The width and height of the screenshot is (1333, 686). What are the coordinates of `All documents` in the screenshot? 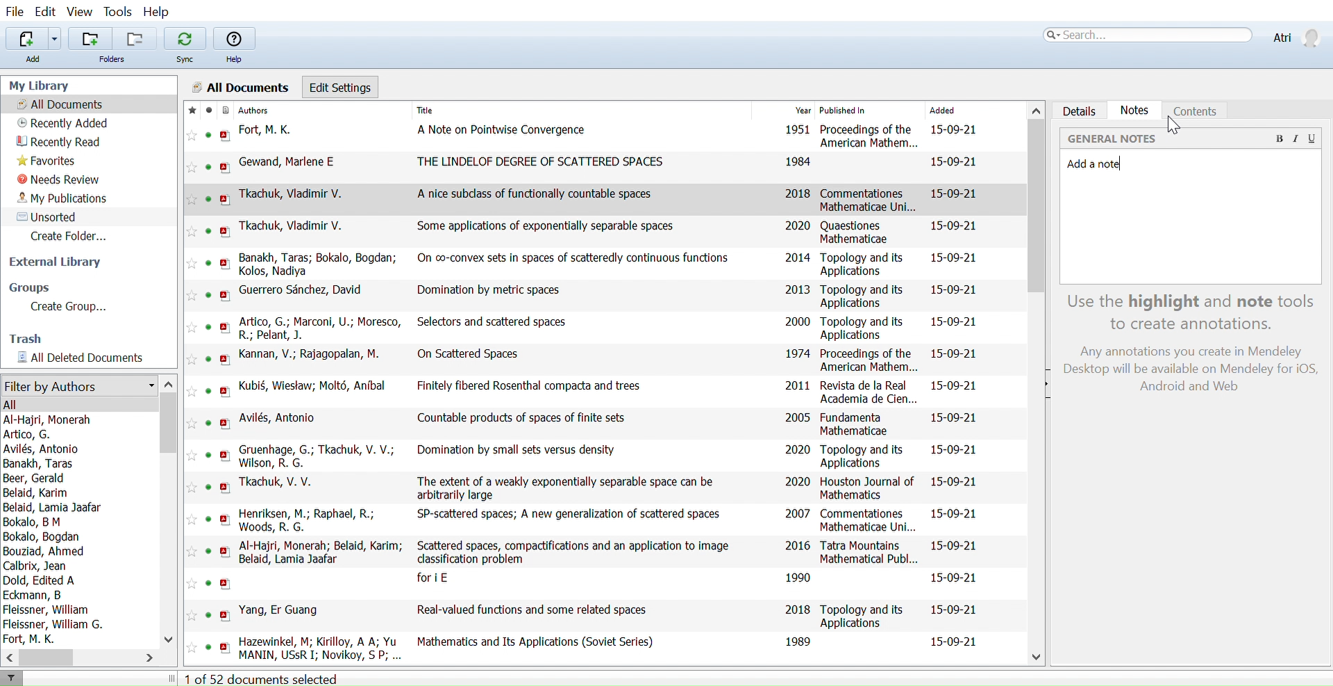 It's located at (60, 104).